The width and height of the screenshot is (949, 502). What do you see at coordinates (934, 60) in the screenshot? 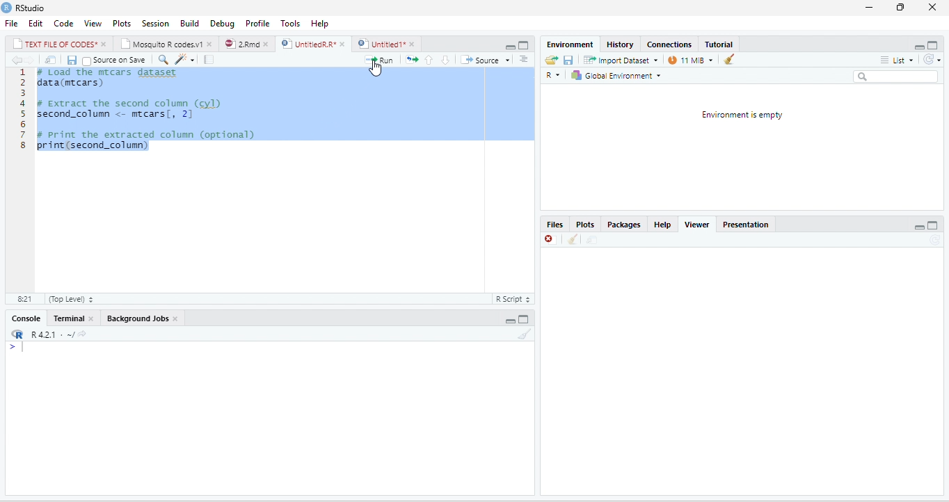
I see `refresh` at bounding box center [934, 60].